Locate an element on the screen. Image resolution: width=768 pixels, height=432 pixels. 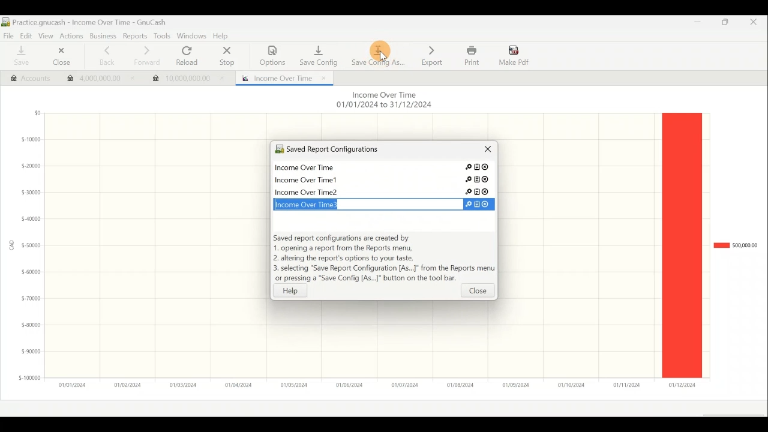
Save is located at coordinates (20, 56).